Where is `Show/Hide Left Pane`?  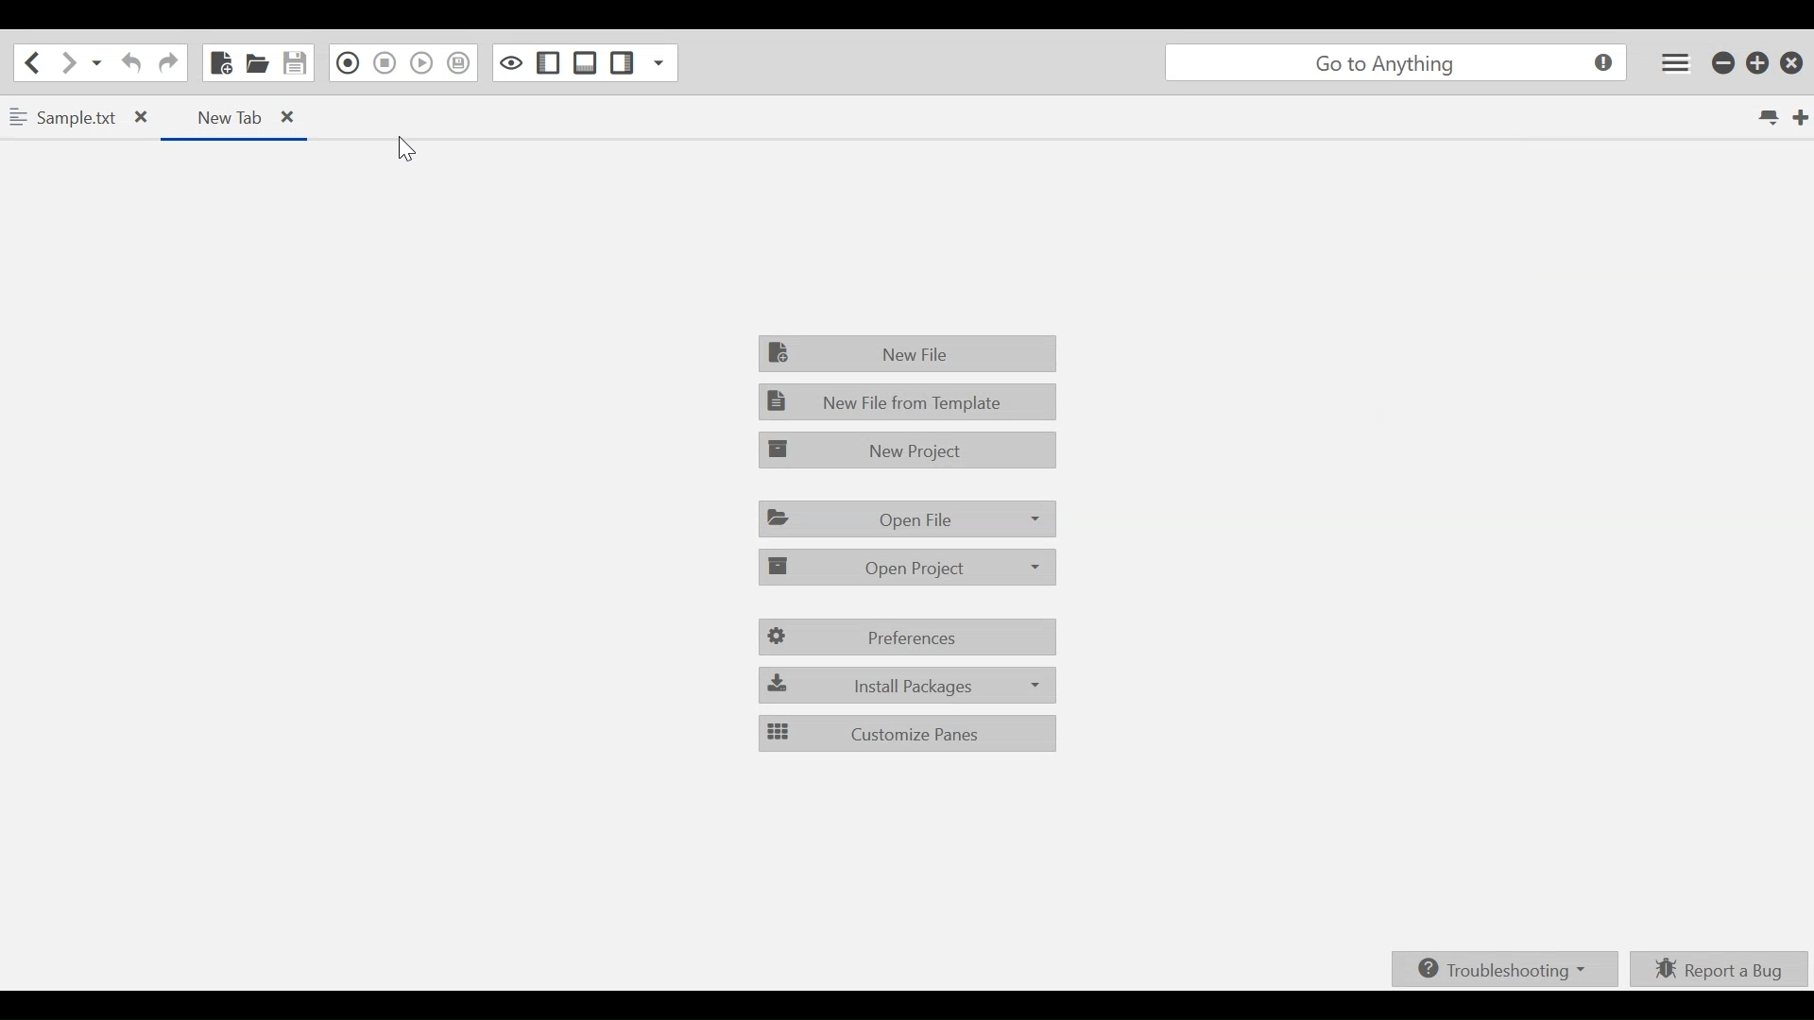
Show/Hide Left Pane is located at coordinates (548, 63).